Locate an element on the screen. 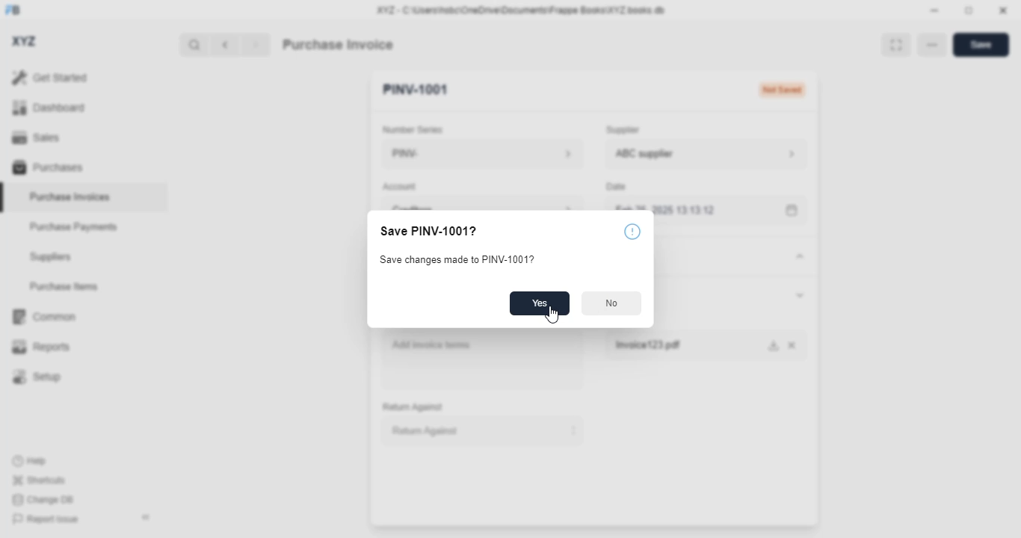 This screenshot has height=538, width=1021. report issue is located at coordinates (45, 519).